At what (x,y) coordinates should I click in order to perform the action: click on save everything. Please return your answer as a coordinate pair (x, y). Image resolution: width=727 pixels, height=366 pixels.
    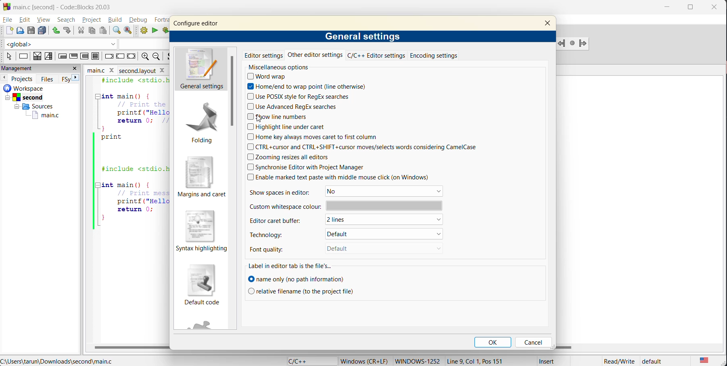
    Looking at the image, I should click on (43, 31).